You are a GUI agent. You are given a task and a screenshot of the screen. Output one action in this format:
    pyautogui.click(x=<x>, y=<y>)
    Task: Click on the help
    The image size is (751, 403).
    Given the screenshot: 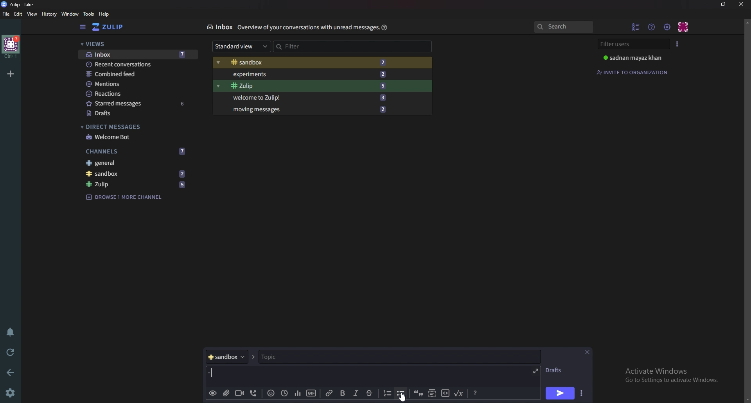 What is the action you would take?
    pyautogui.click(x=104, y=14)
    